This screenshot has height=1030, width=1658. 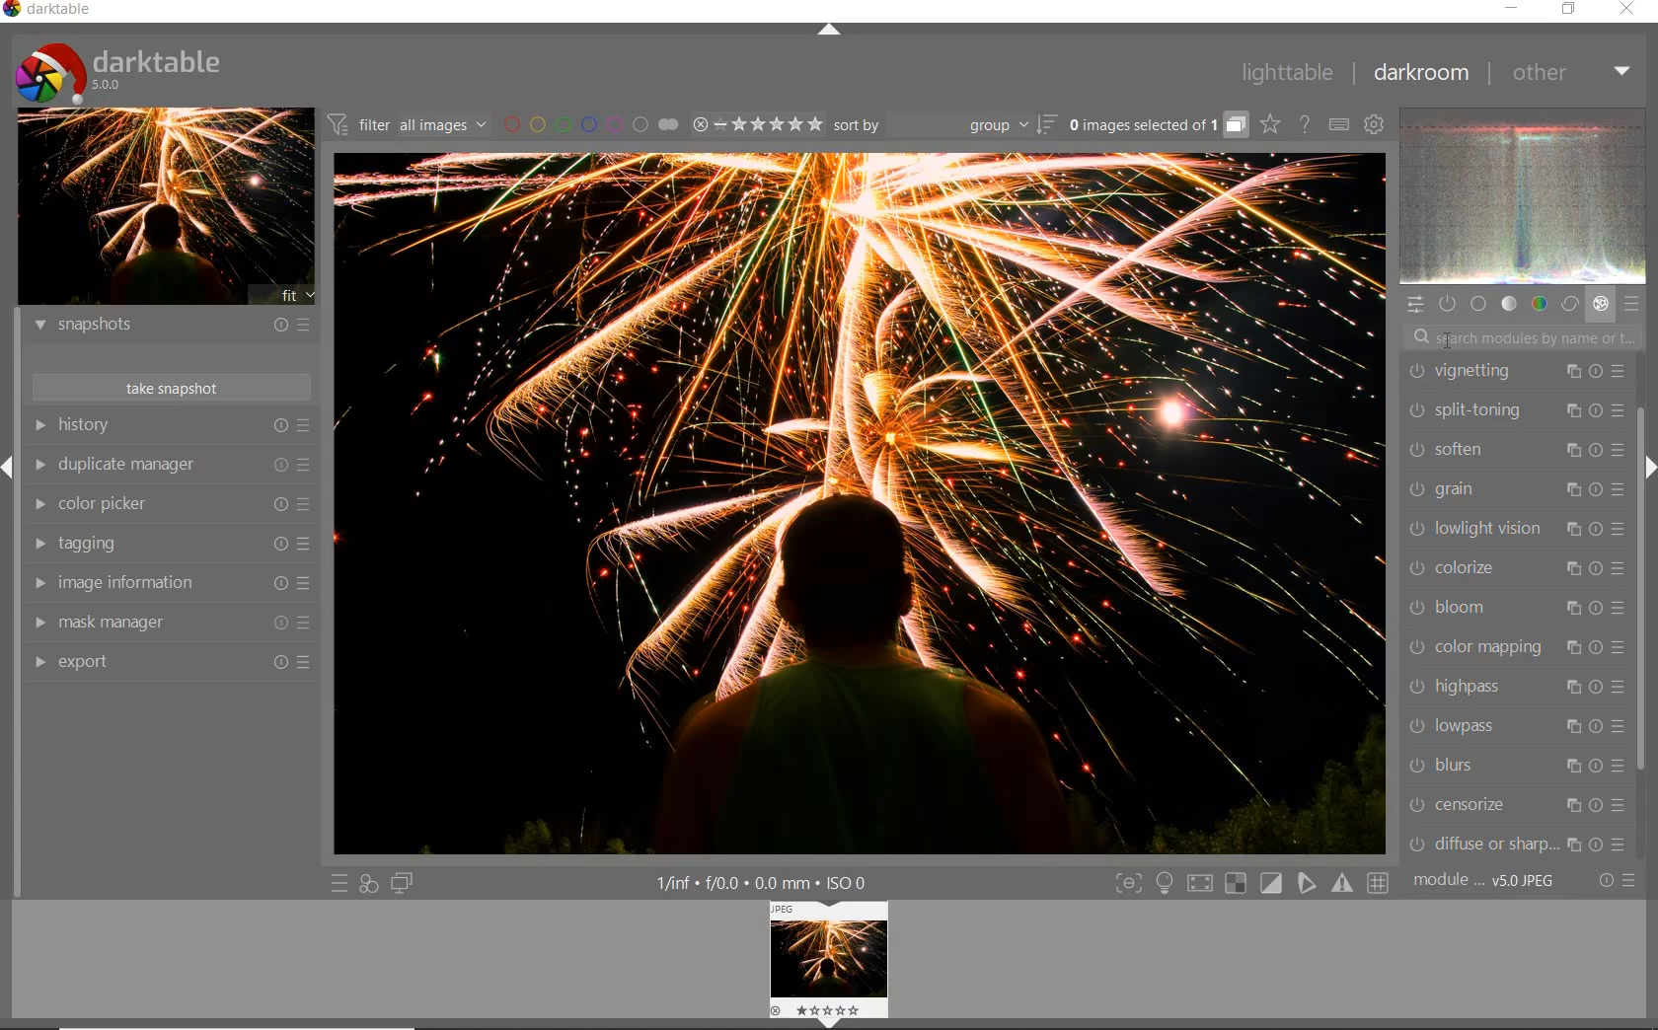 What do you see at coordinates (117, 72) in the screenshot?
I see `Darktable 5.0.0` at bounding box center [117, 72].